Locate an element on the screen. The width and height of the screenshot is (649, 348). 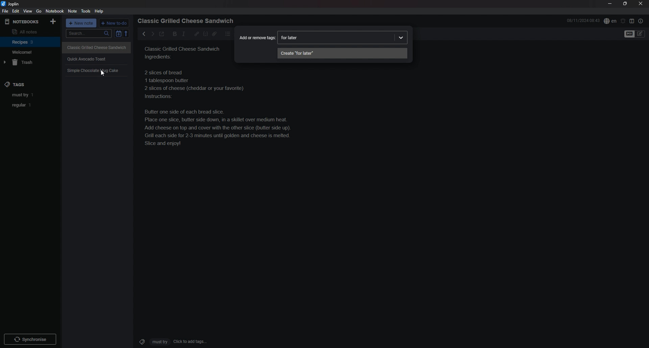
add notebook is located at coordinates (54, 21).